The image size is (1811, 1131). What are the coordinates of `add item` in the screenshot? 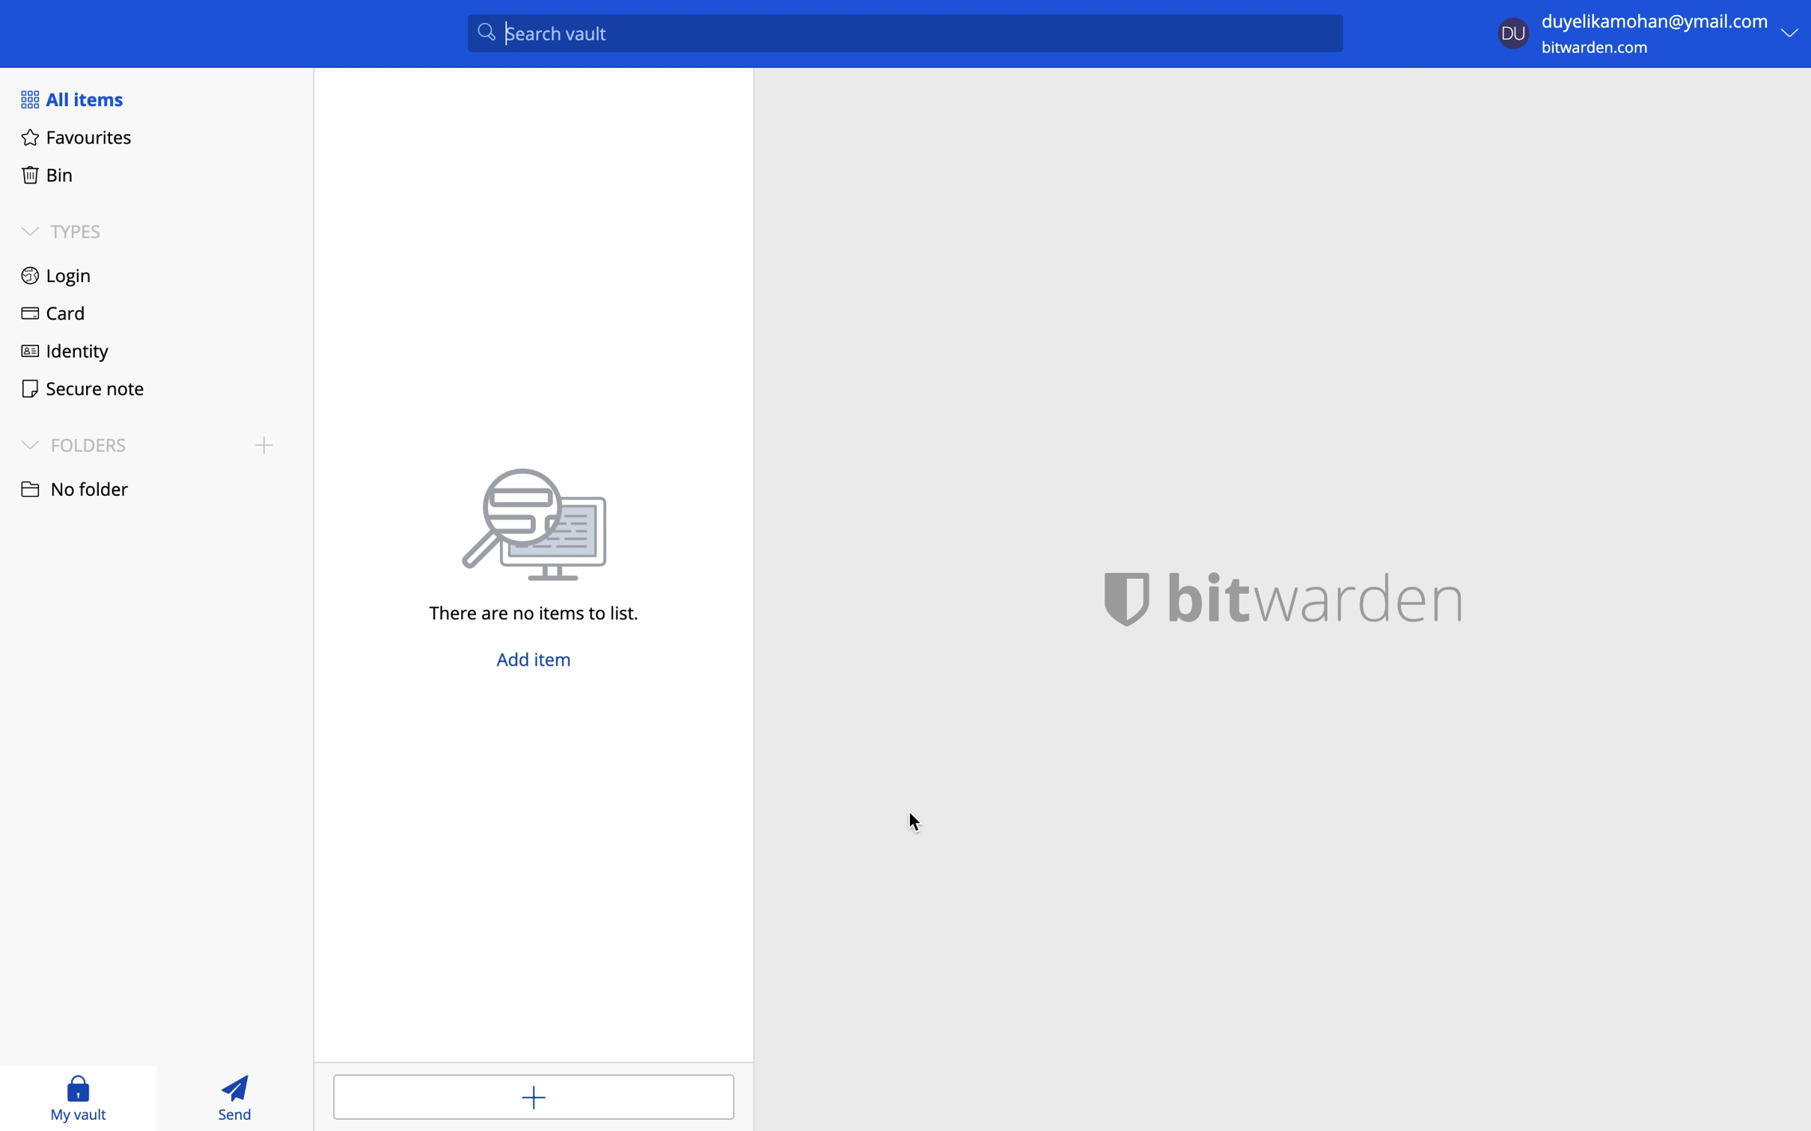 It's located at (535, 660).